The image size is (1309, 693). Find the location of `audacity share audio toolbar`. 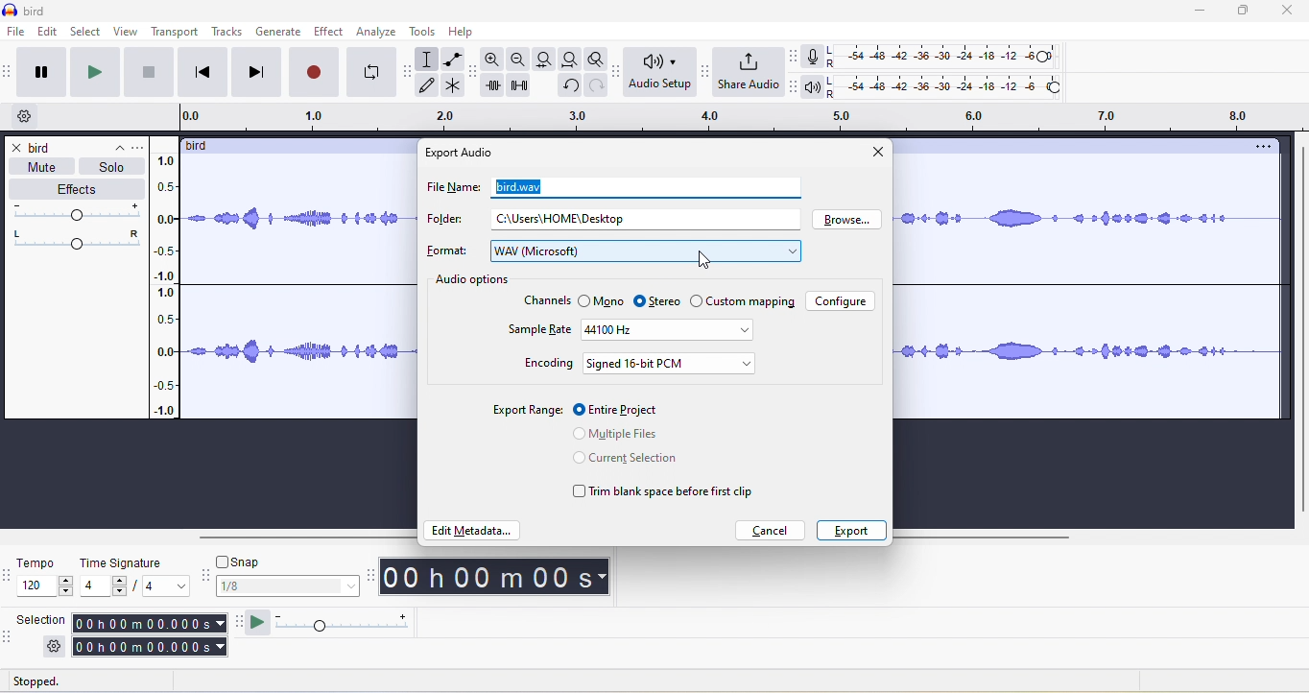

audacity share audio toolbar is located at coordinates (702, 73).